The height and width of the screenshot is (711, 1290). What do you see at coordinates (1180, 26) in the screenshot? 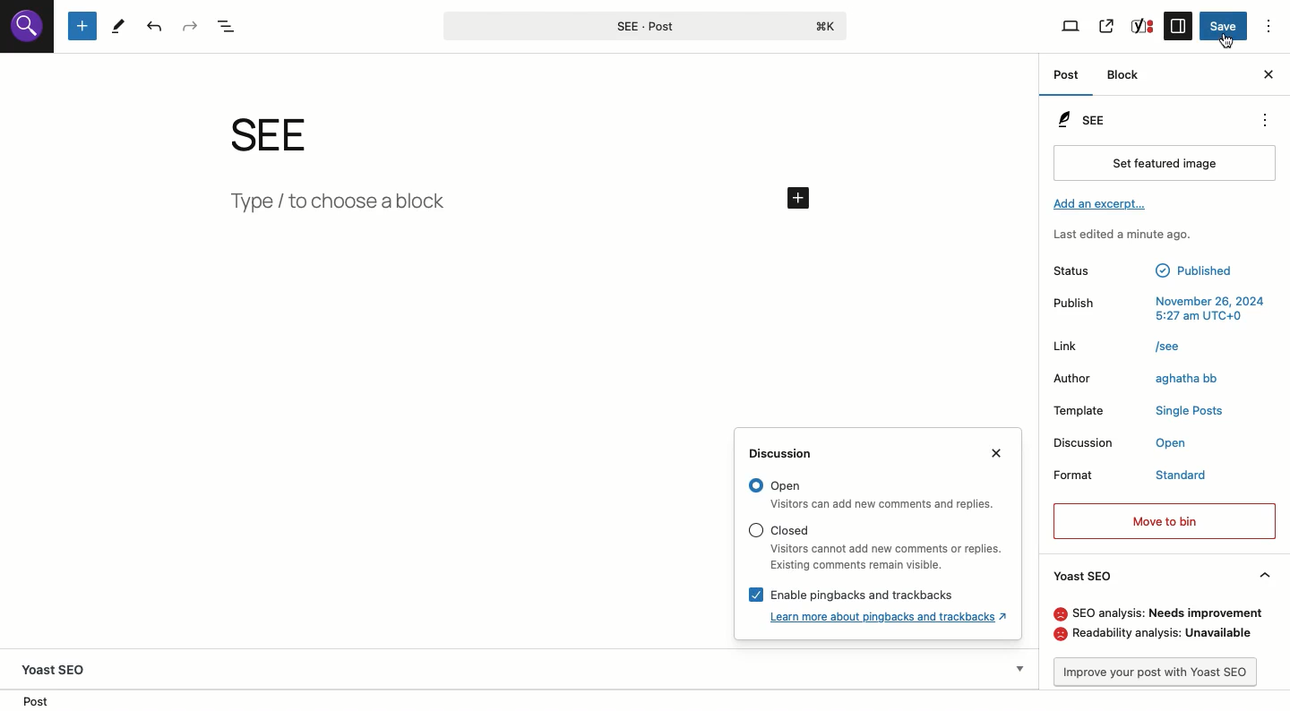
I see `Sidebar` at bounding box center [1180, 26].